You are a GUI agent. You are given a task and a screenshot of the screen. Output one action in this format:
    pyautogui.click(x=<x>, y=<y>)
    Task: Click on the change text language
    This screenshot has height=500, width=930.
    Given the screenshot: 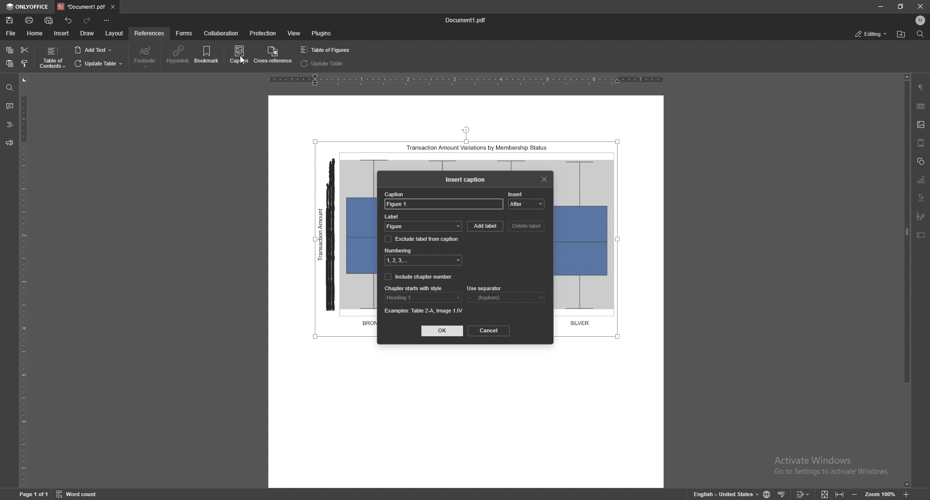 What is the action you would take?
    pyautogui.click(x=725, y=493)
    